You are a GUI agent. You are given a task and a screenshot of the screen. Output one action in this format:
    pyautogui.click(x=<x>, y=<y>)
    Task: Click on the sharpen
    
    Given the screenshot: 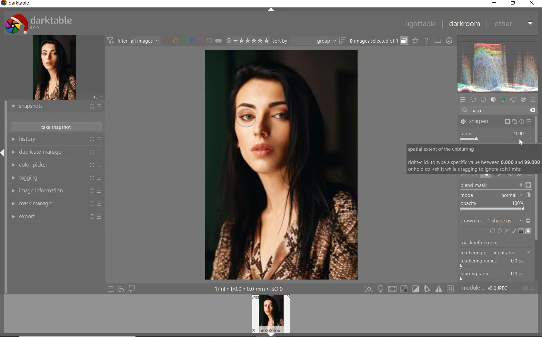 What is the action you would take?
    pyautogui.click(x=496, y=122)
    